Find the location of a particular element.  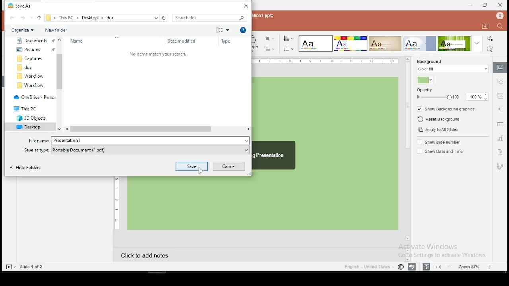

saving path is located at coordinates (98, 17).